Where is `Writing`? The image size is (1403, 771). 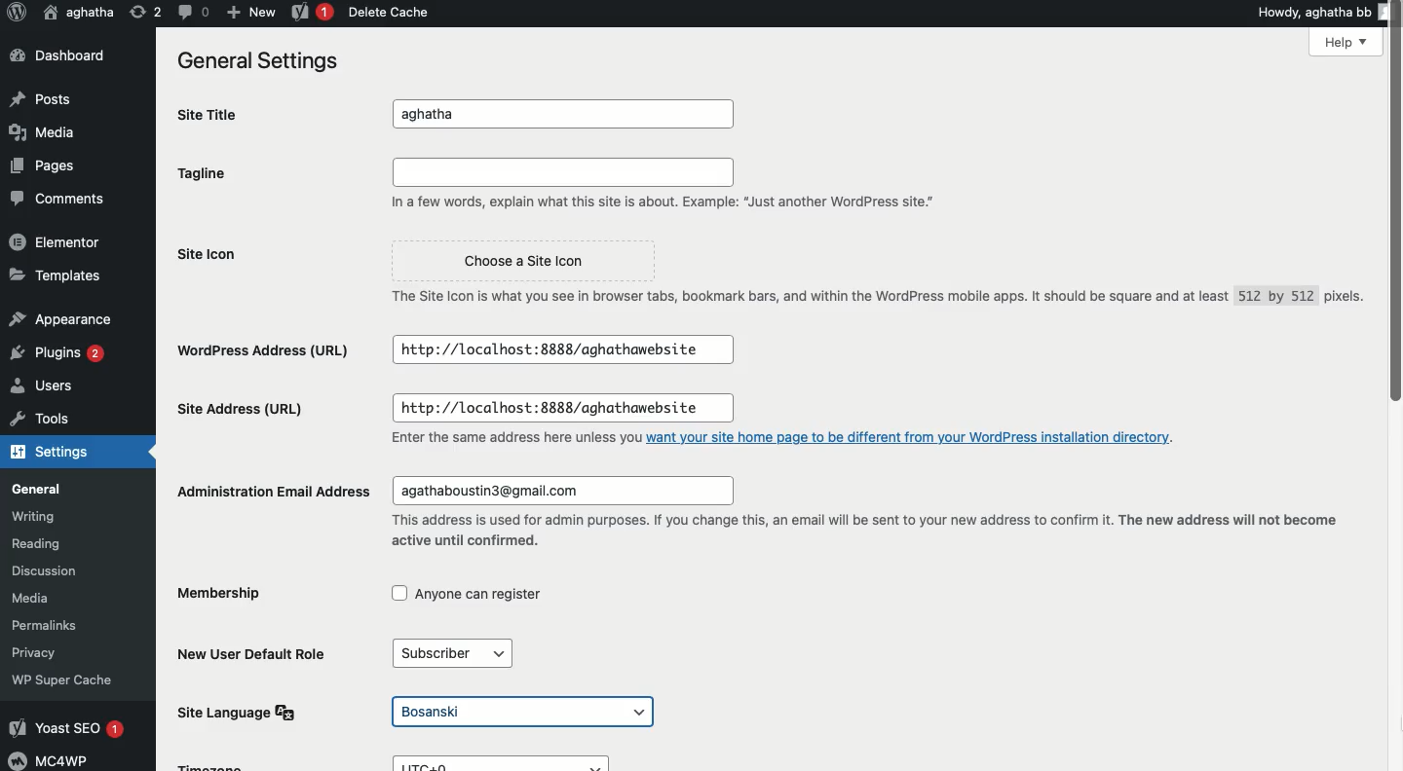
Writing is located at coordinates (44, 516).